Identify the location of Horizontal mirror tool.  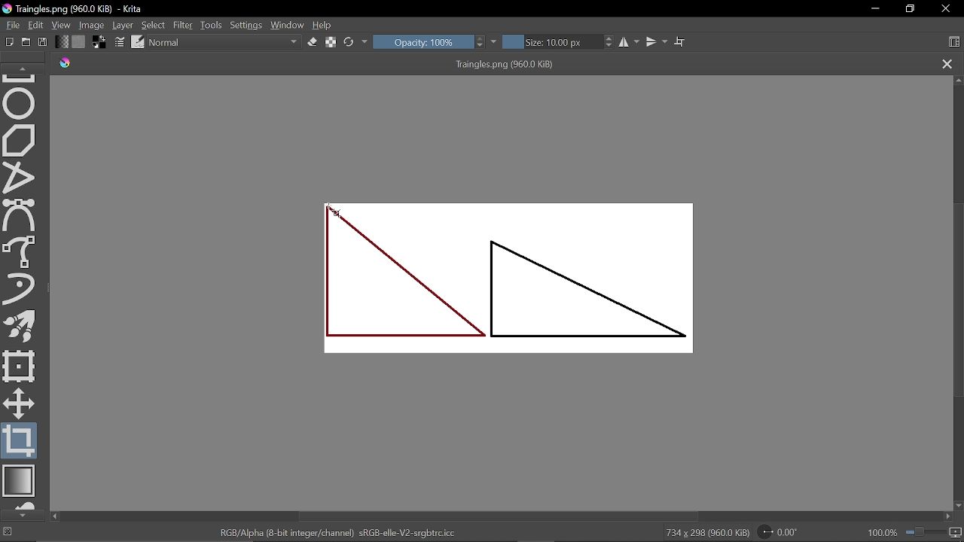
(630, 42).